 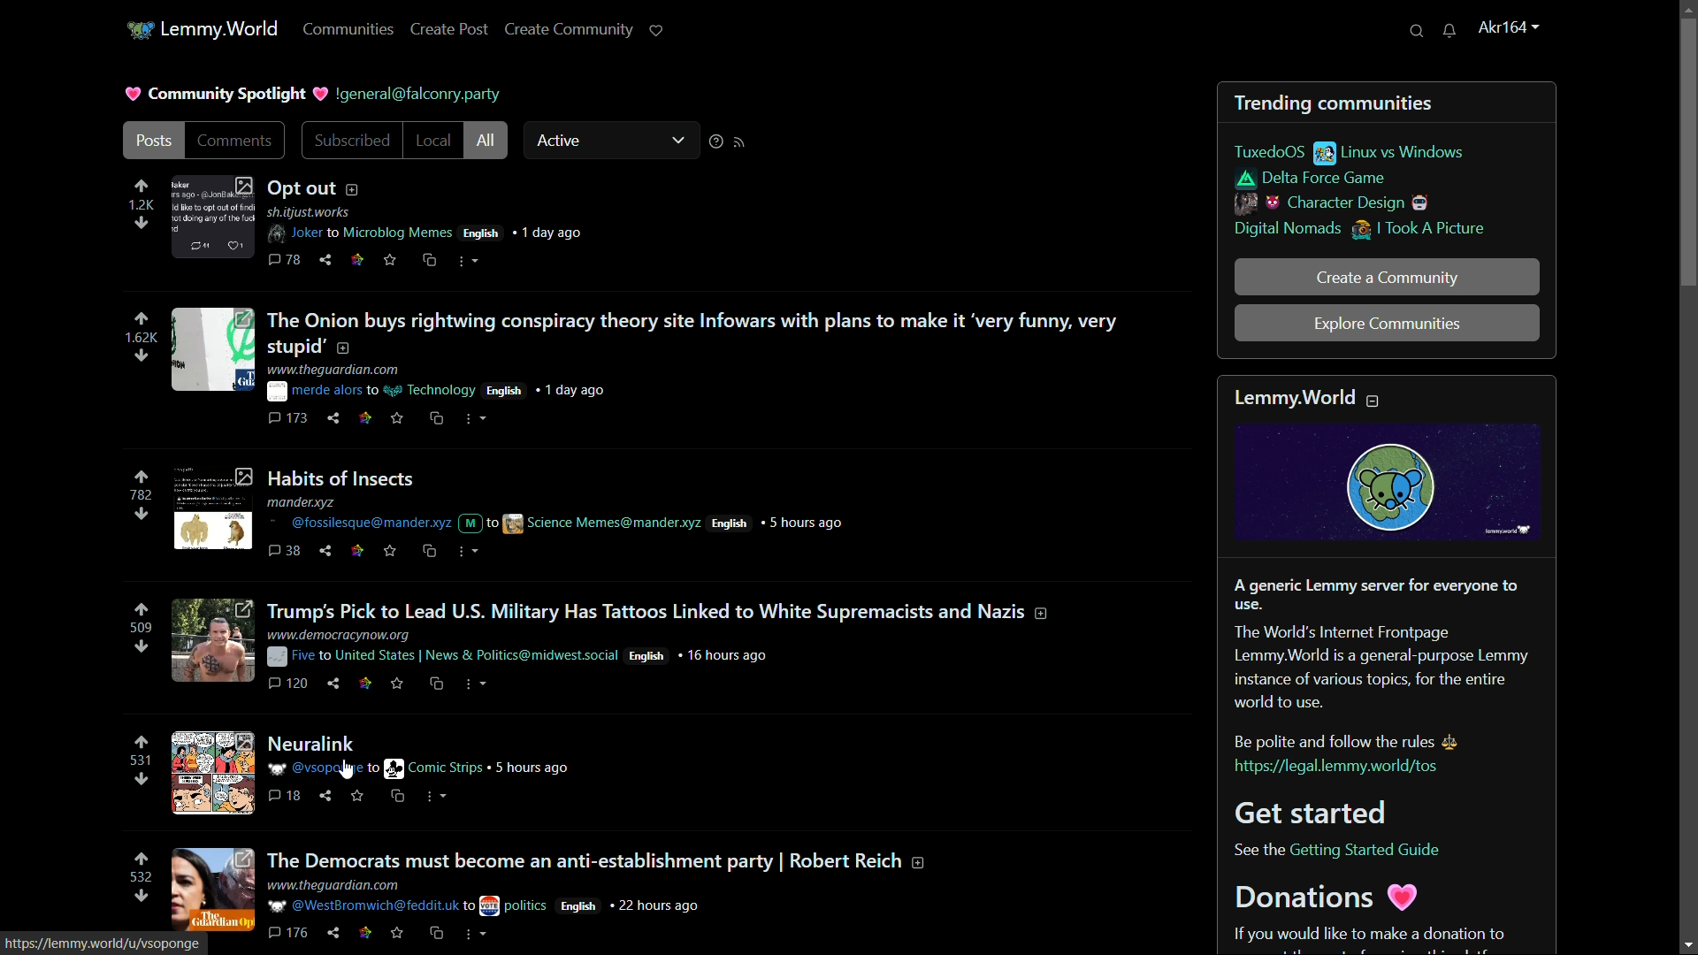 I want to click on unread messages, so click(x=1449, y=31).